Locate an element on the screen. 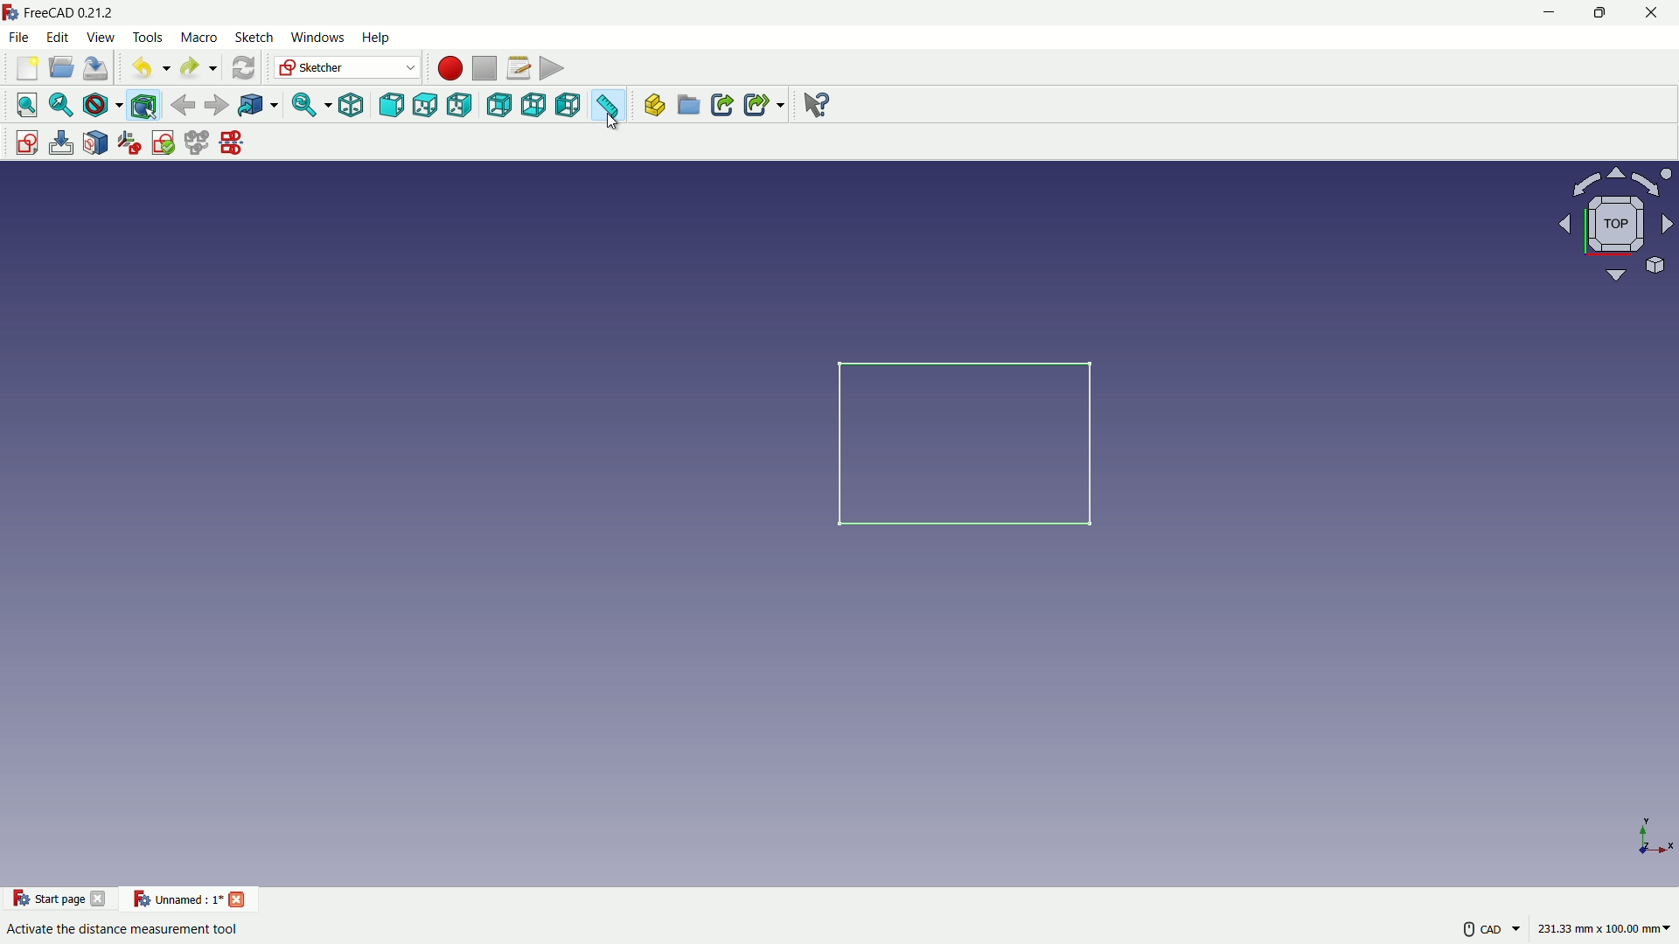 The image size is (1679, 944). right view is located at coordinates (463, 105).